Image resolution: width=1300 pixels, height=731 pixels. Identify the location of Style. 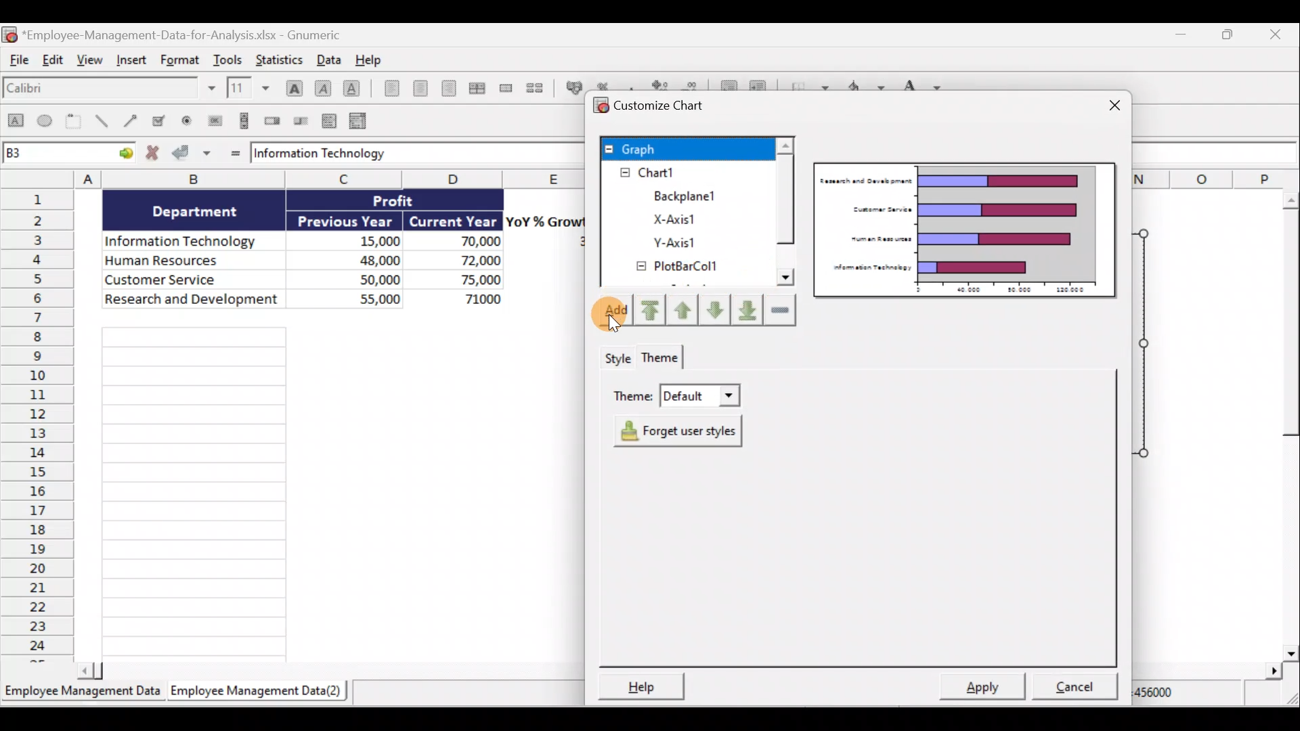
(617, 357).